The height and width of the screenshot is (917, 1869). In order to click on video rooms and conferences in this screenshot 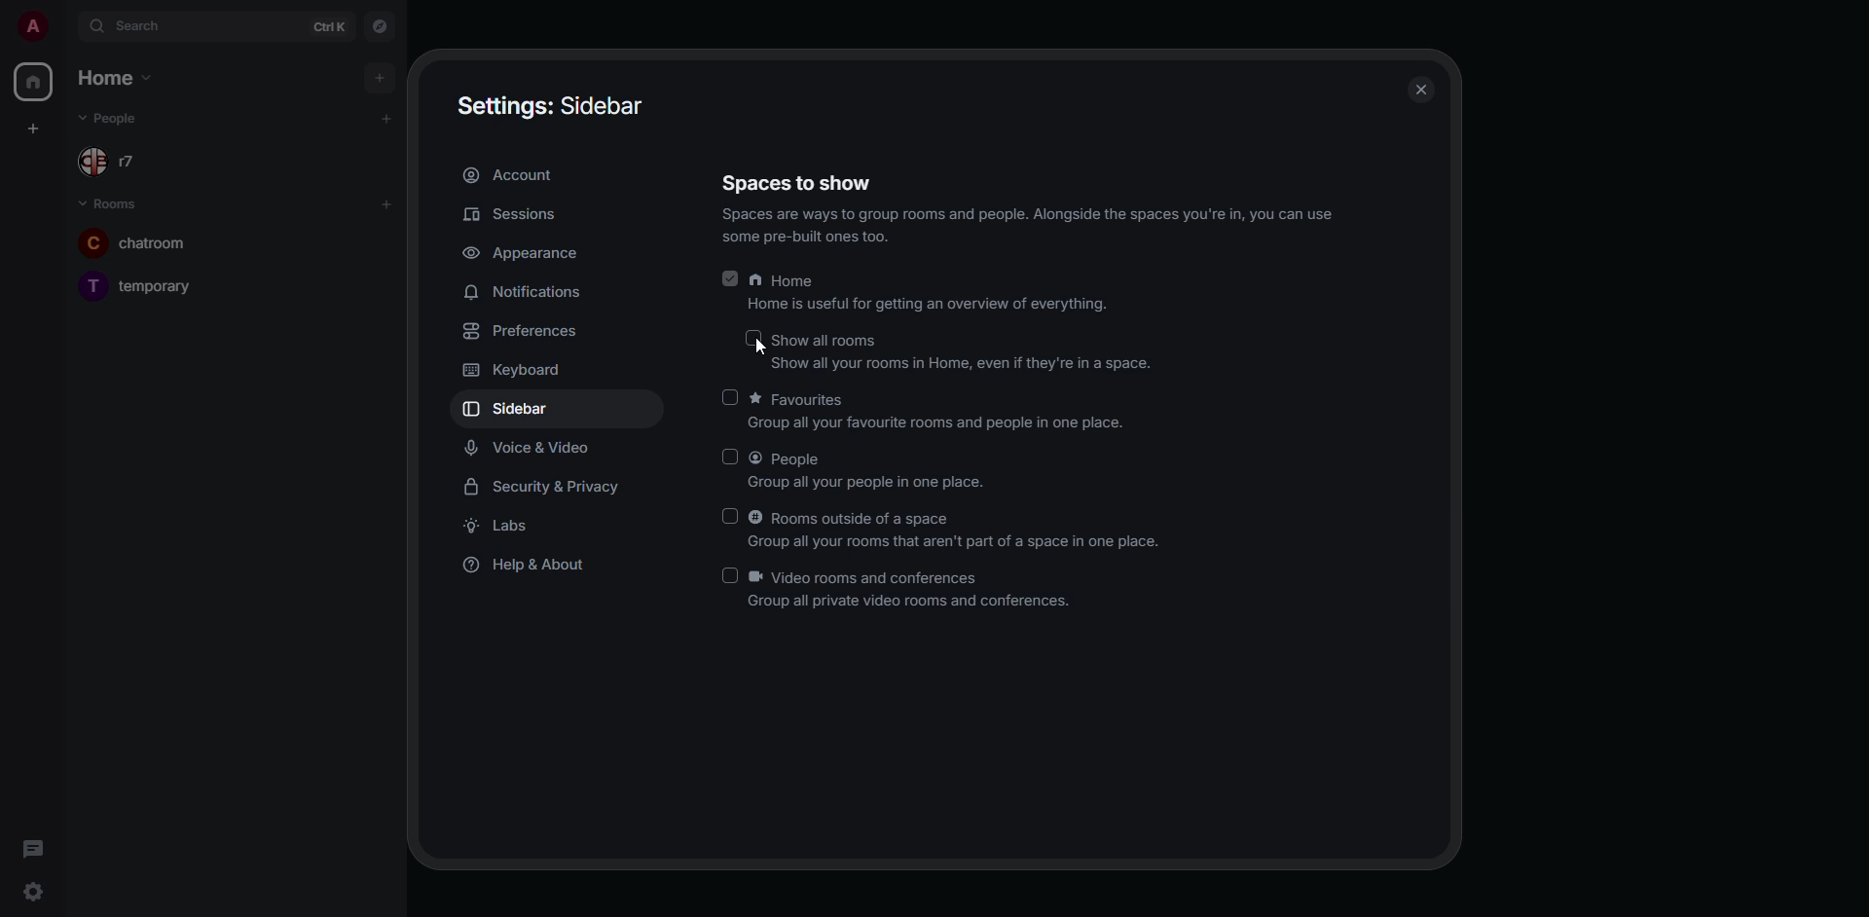, I will do `click(915, 589)`.